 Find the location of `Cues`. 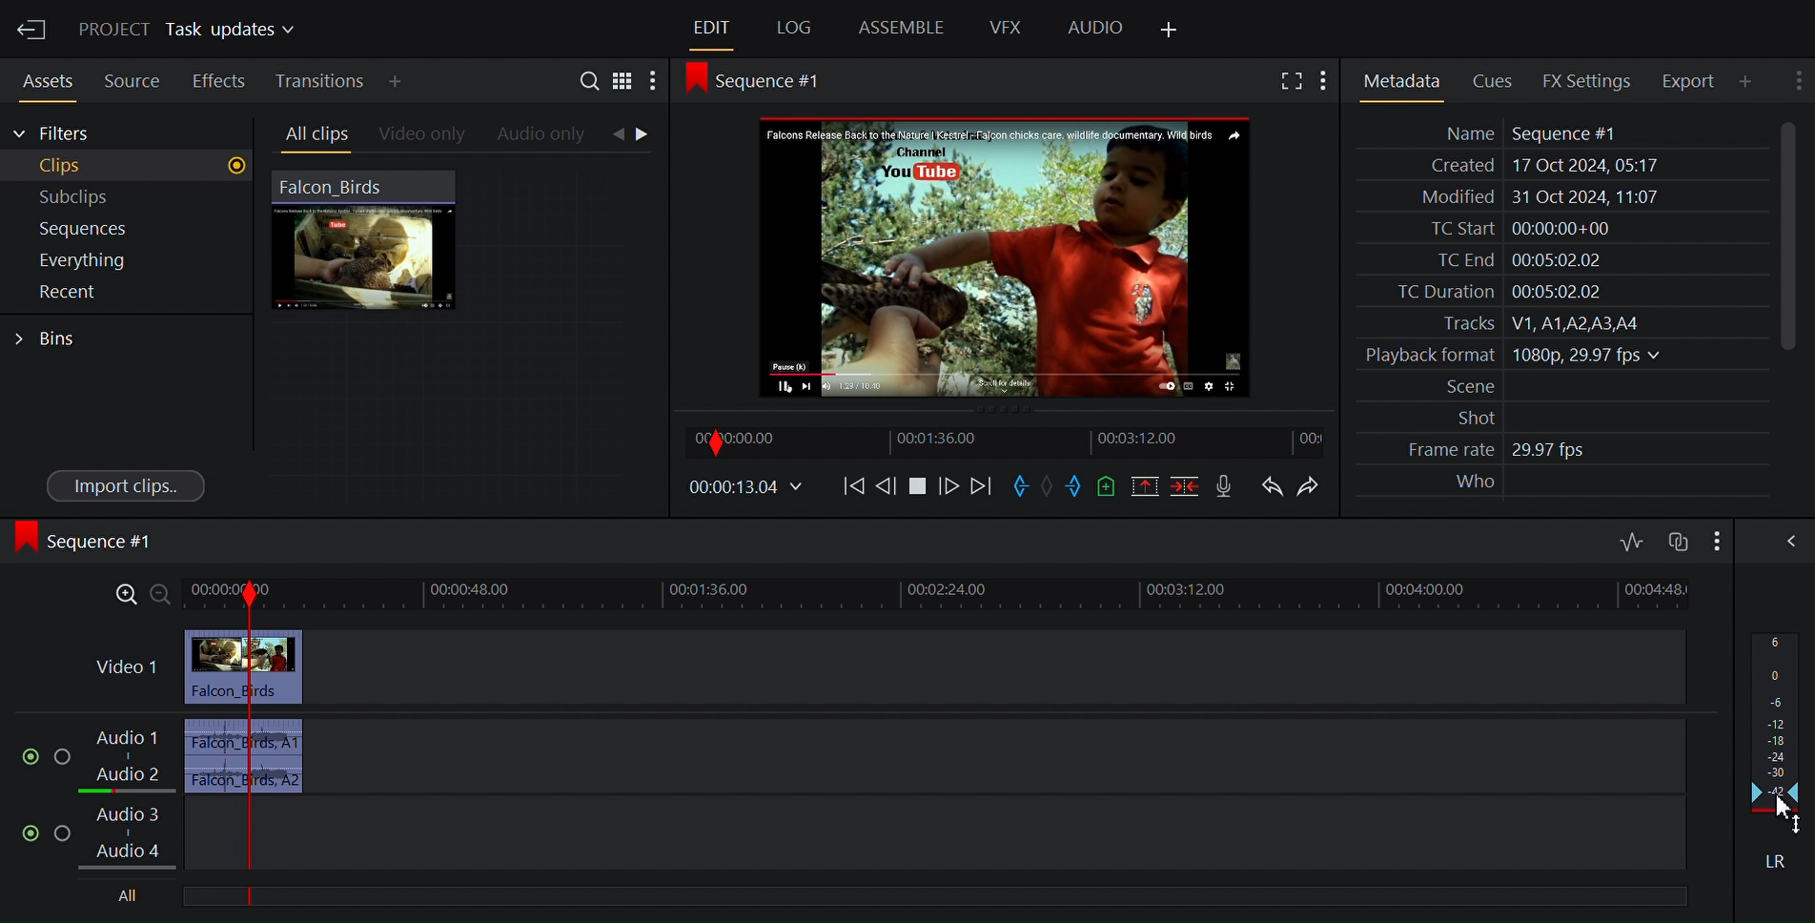

Cues is located at coordinates (1491, 80).